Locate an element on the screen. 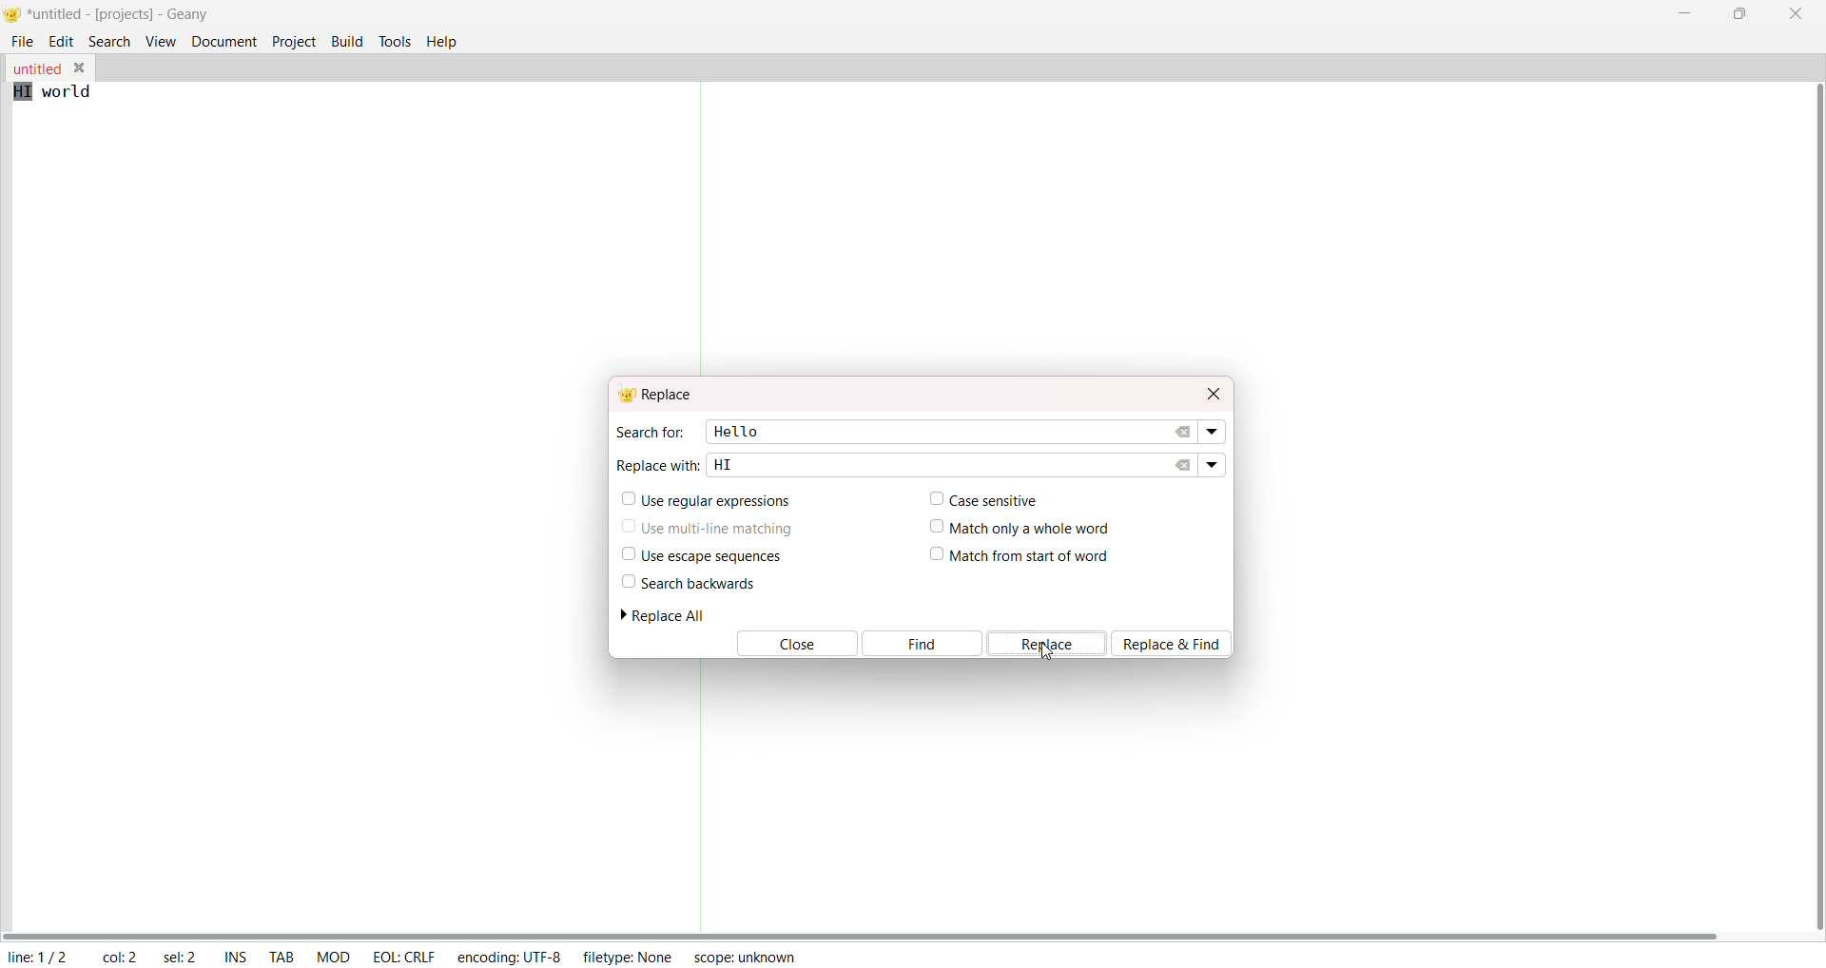 The image size is (1826, 968). replace is located at coordinates (1048, 644).